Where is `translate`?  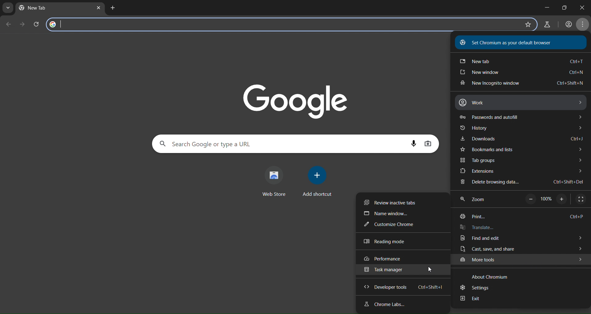
translate is located at coordinates (489, 228).